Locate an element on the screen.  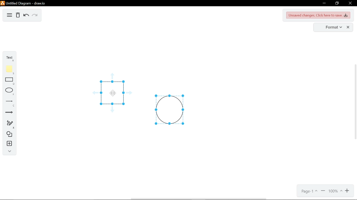
guide arrow is located at coordinates (112, 109).